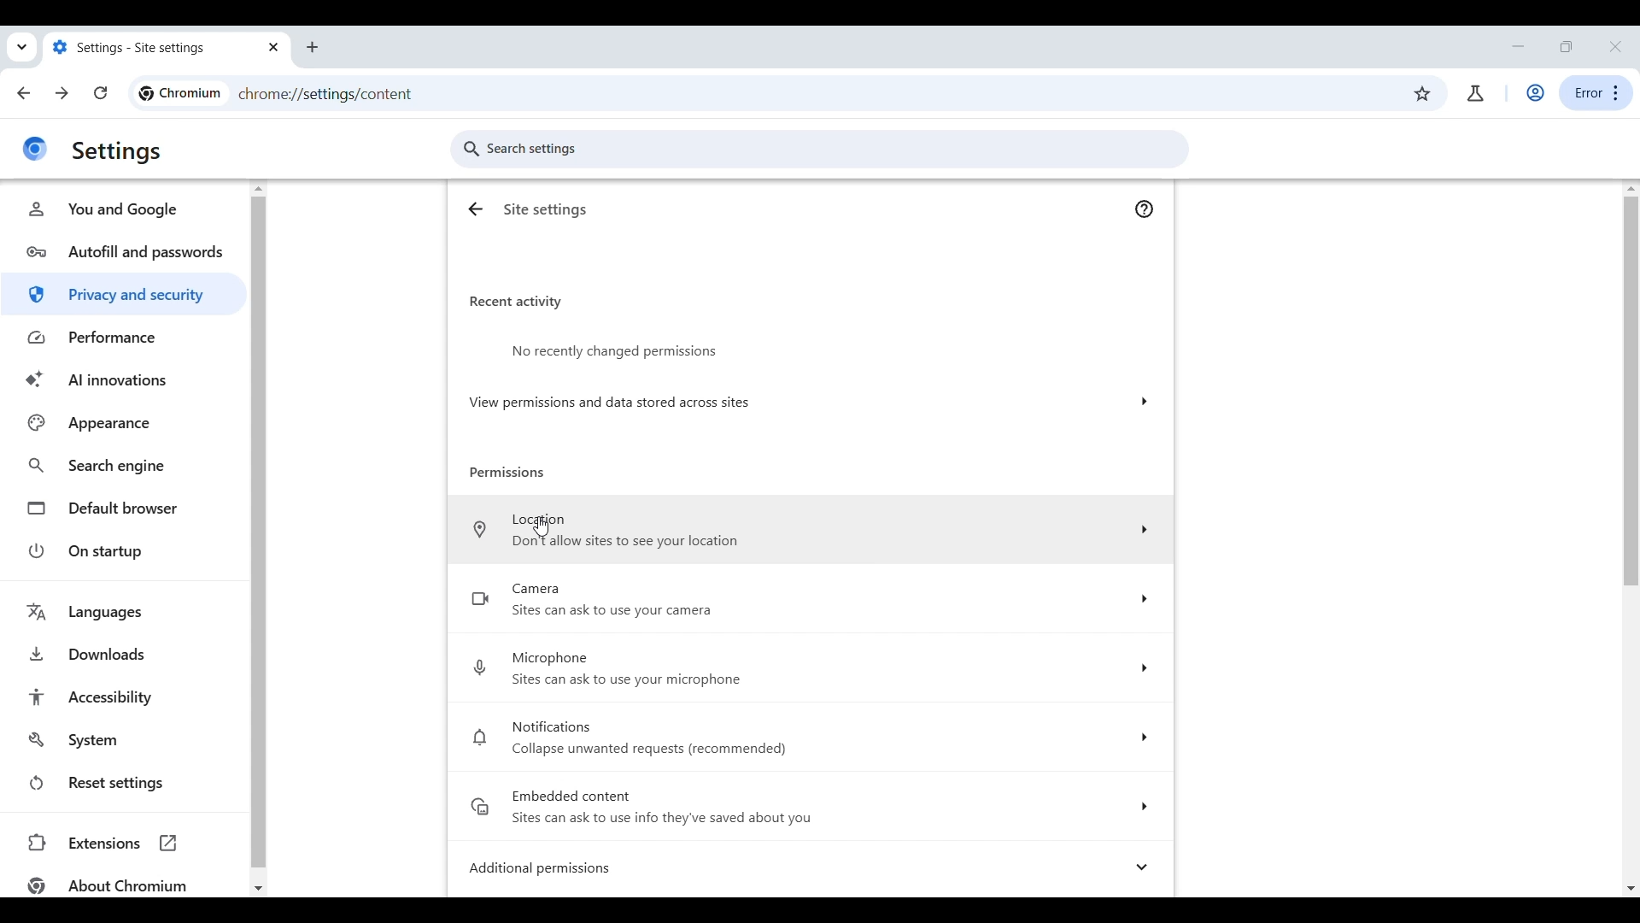 This screenshot has width=1640, height=923. I want to click on Settings, so click(118, 152).